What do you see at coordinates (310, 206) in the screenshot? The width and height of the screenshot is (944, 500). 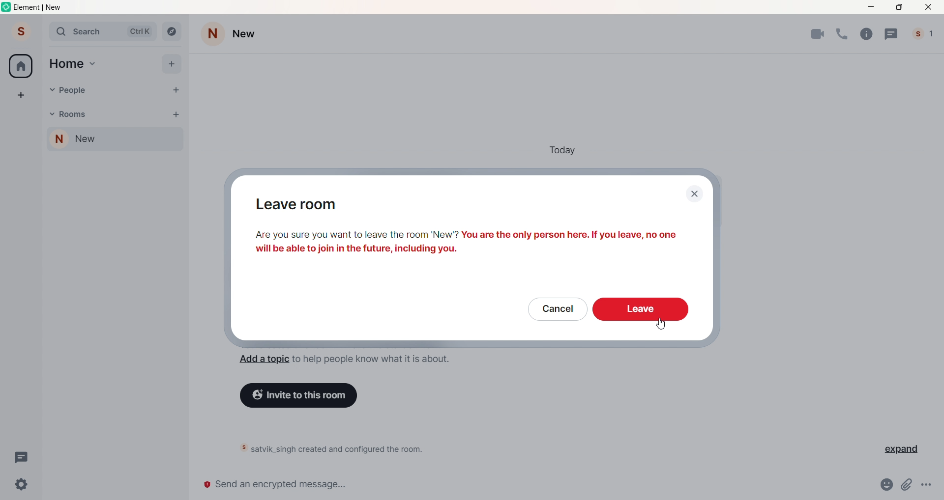 I see `Leave Room` at bounding box center [310, 206].